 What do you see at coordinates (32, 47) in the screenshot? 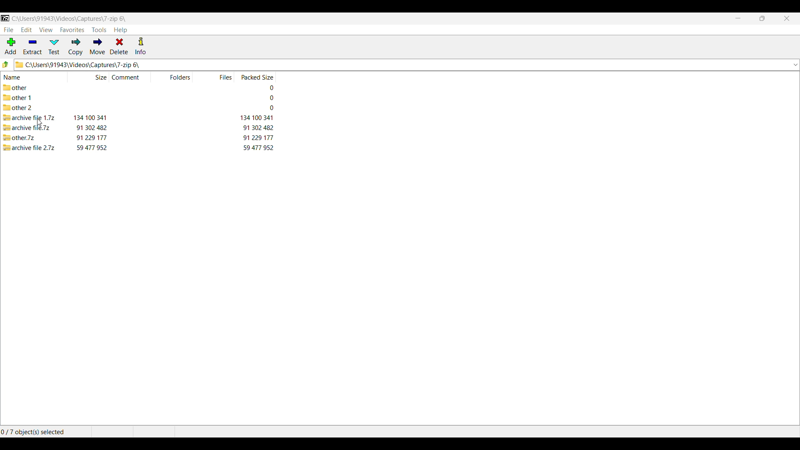
I see `Extract` at bounding box center [32, 47].